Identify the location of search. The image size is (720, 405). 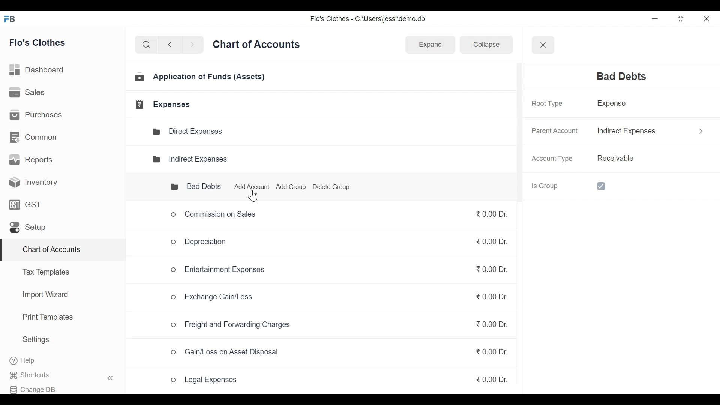
(146, 45).